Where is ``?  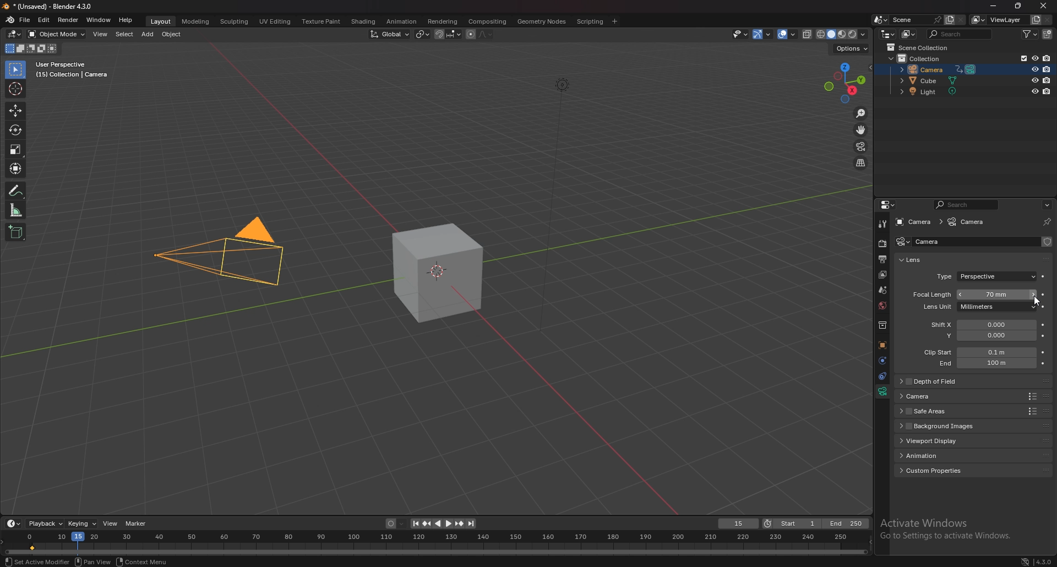
 is located at coordinates (94, 561).